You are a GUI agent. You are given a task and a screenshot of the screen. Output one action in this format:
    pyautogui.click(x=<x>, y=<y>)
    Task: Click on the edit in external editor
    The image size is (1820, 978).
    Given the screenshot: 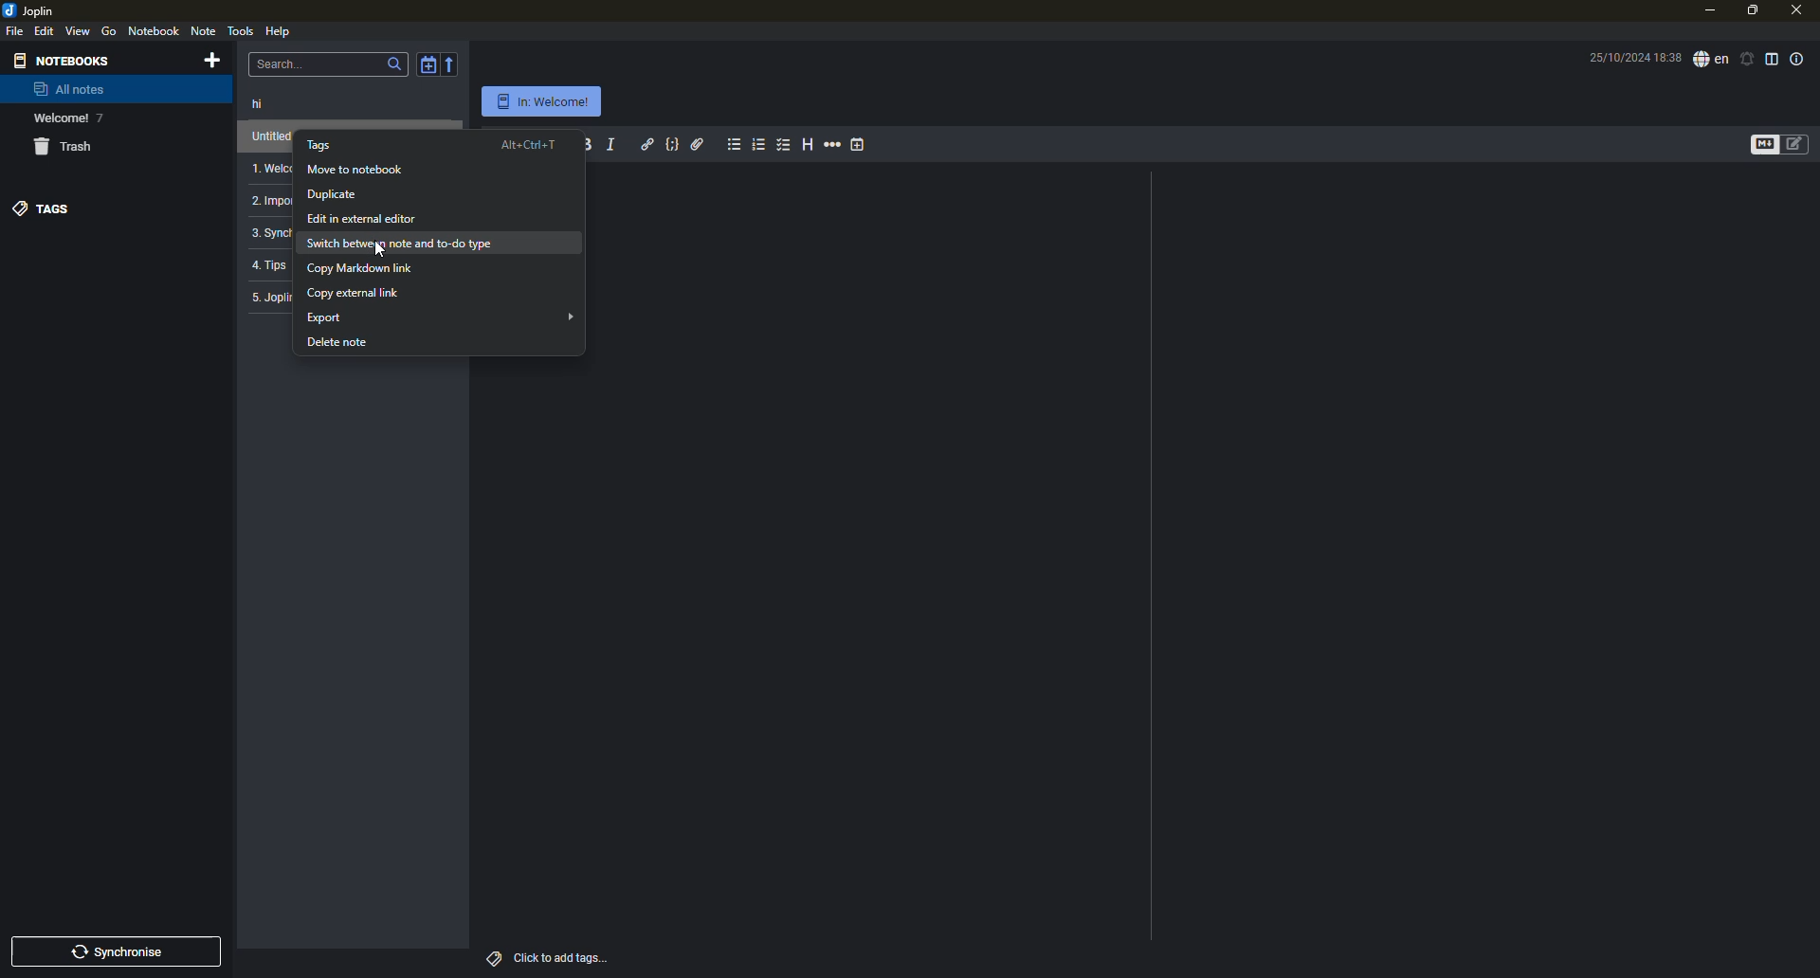 What is the action you would take?
    pyautogui.click(x=368, y=218)
    